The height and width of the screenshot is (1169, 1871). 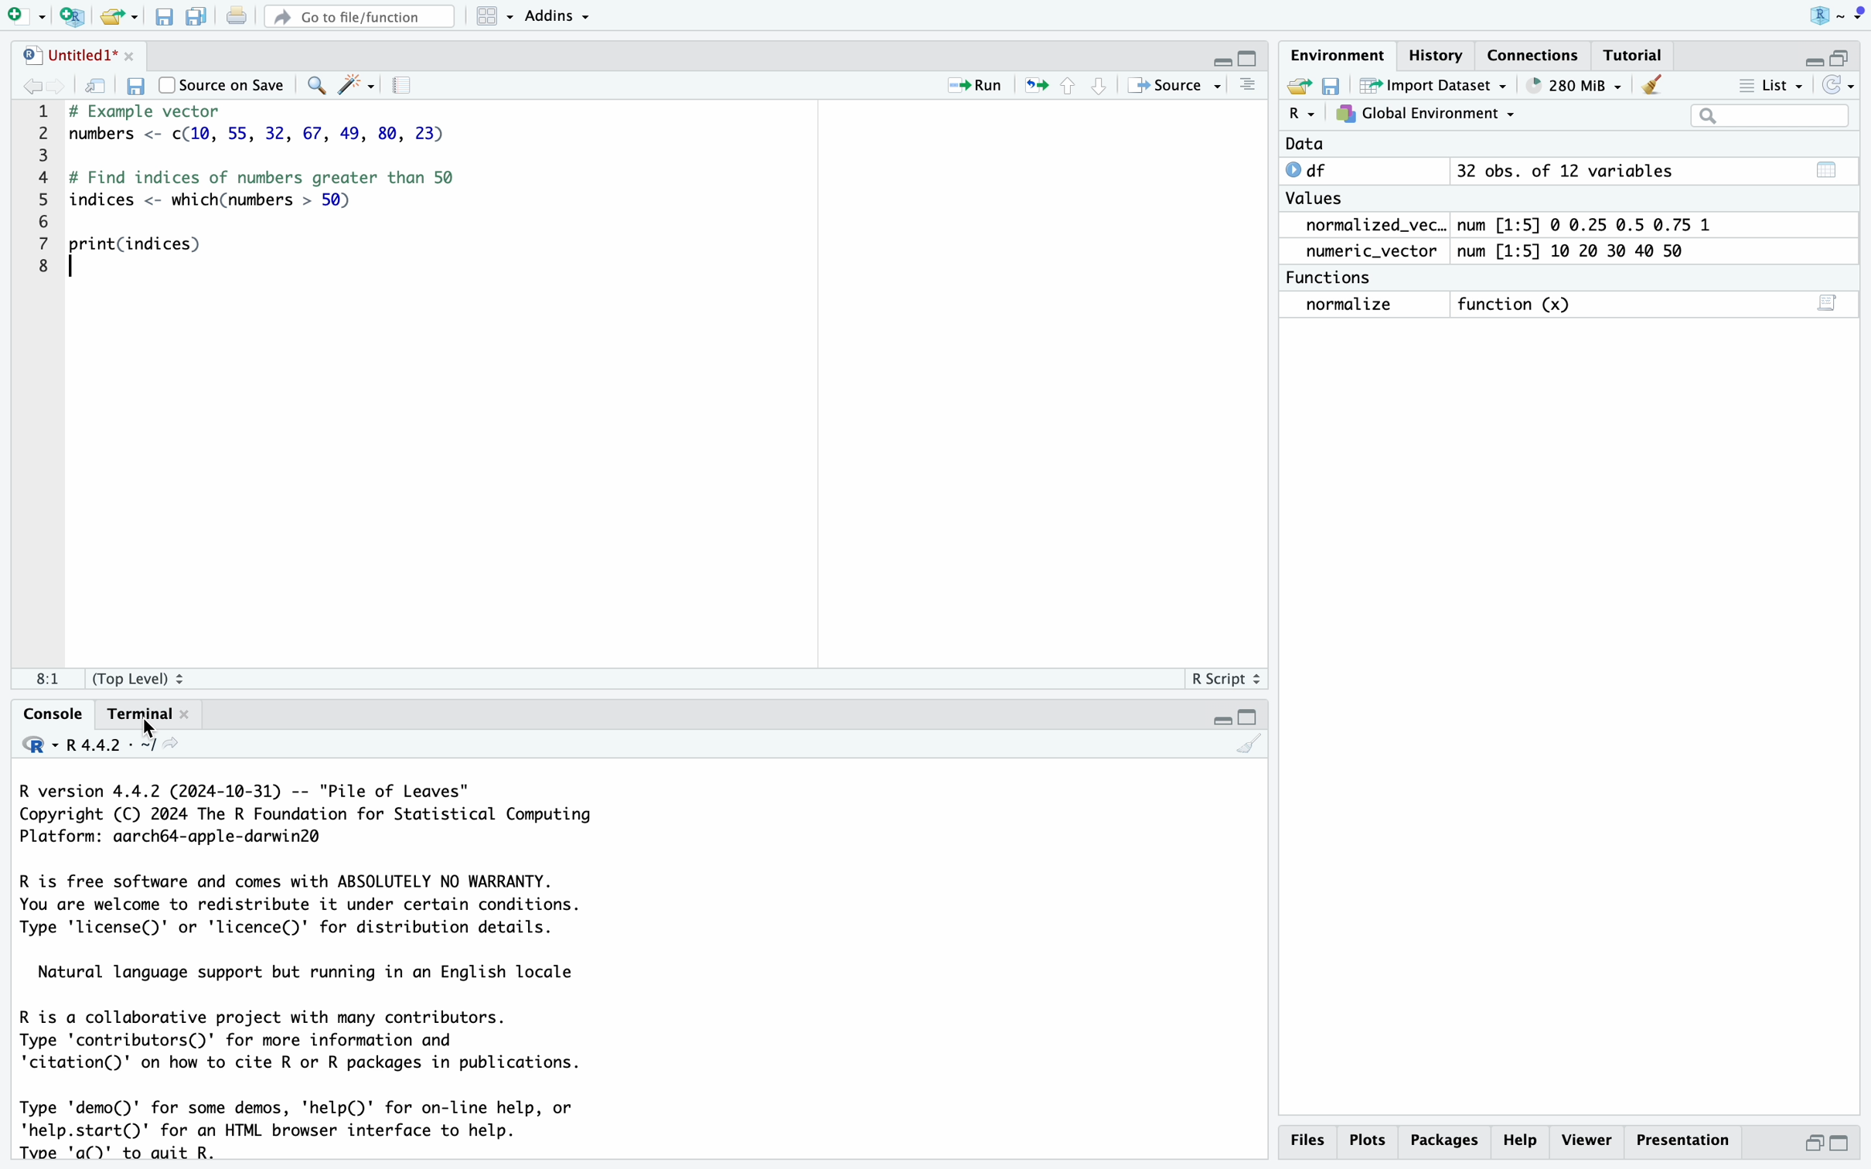 What do you see at coordinates (194, 16) in the screenshot?
I see `save all open document` at bounding box center [194, 16].